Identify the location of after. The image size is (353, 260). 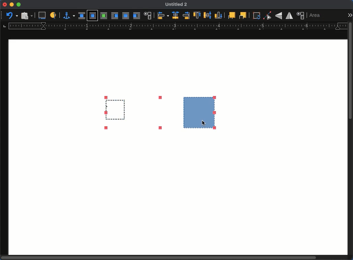
(137, 16).